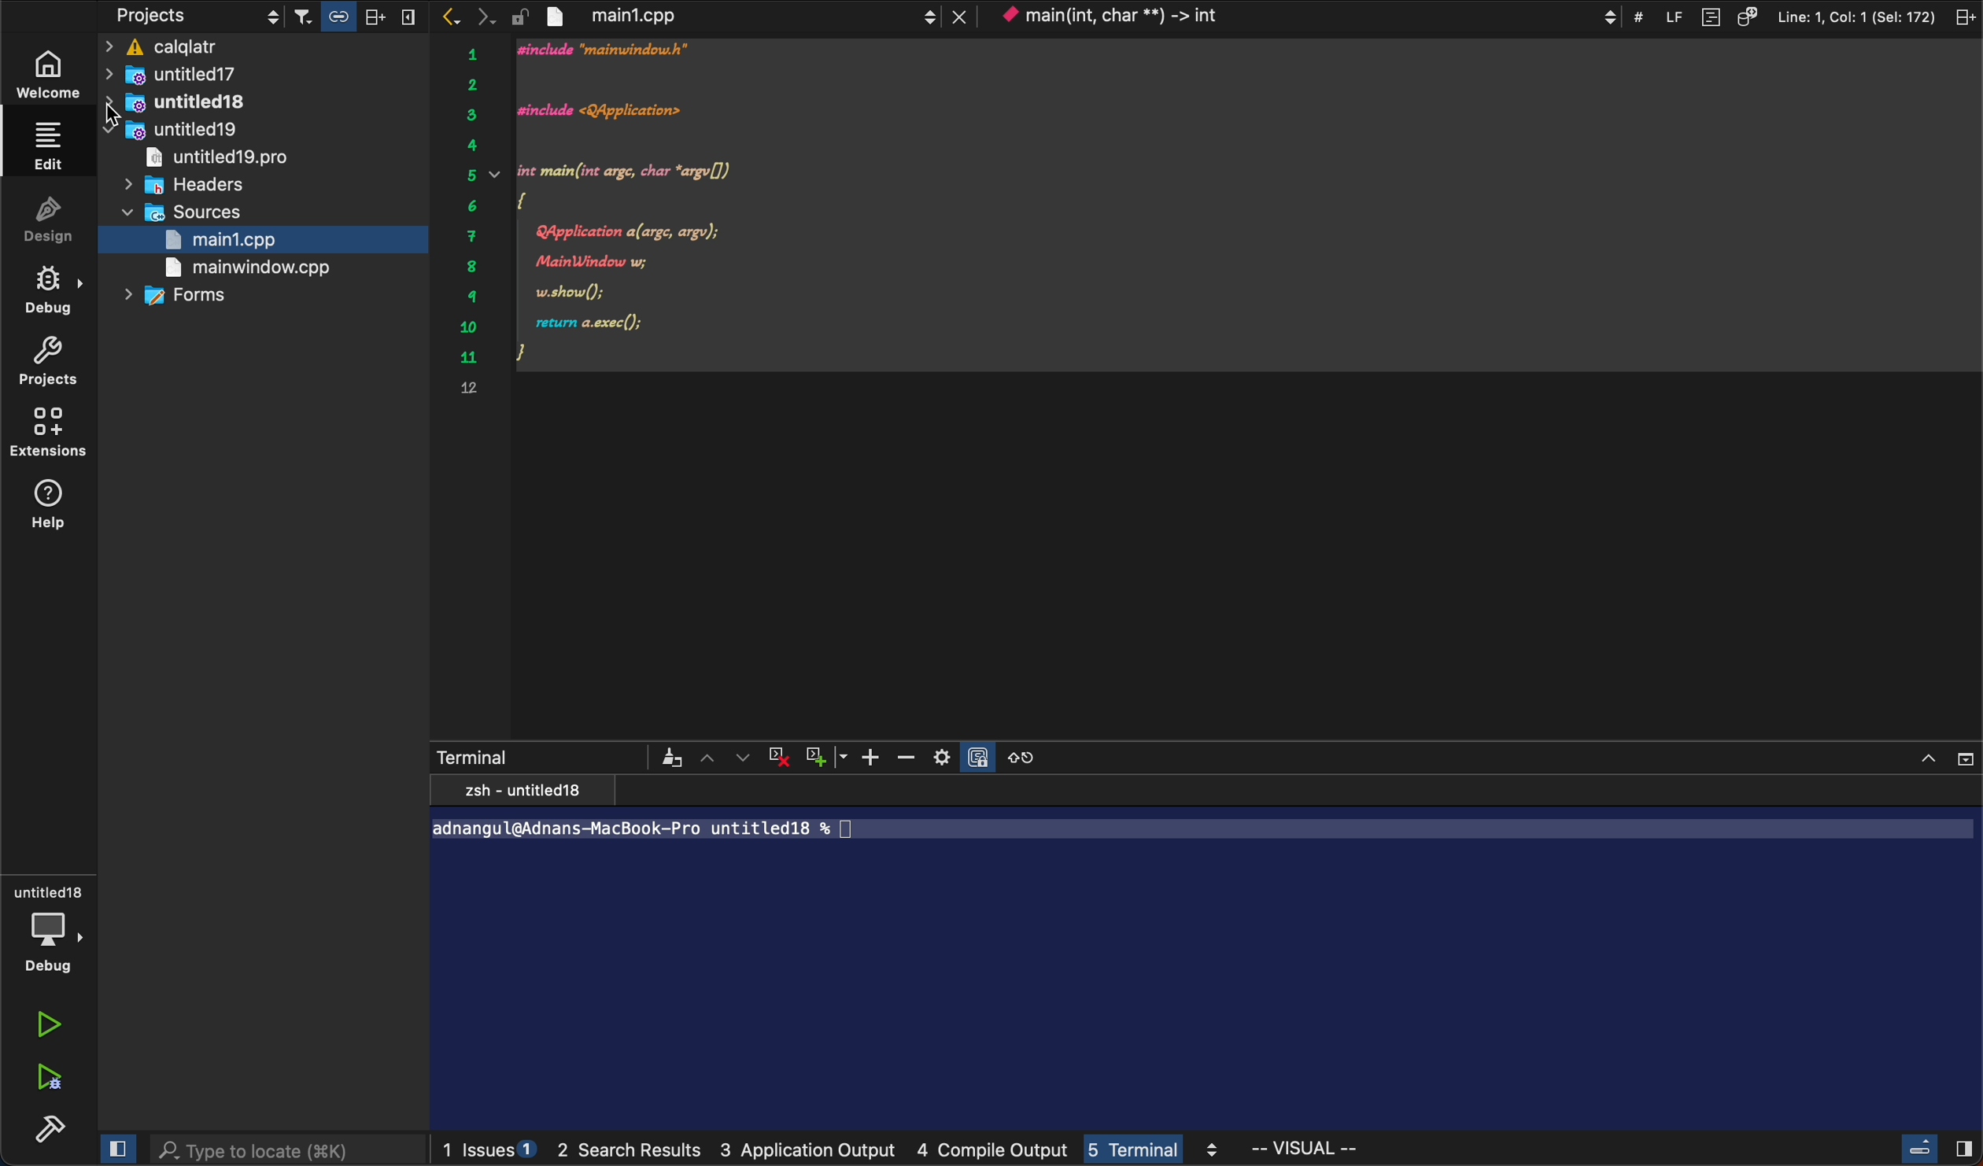 Image resolution: width=1983 pixels, height=1166 pixels. What do you see at coordinates (254, 186) in the screenshot?
I see `main window` at bounding box center [254, 186].